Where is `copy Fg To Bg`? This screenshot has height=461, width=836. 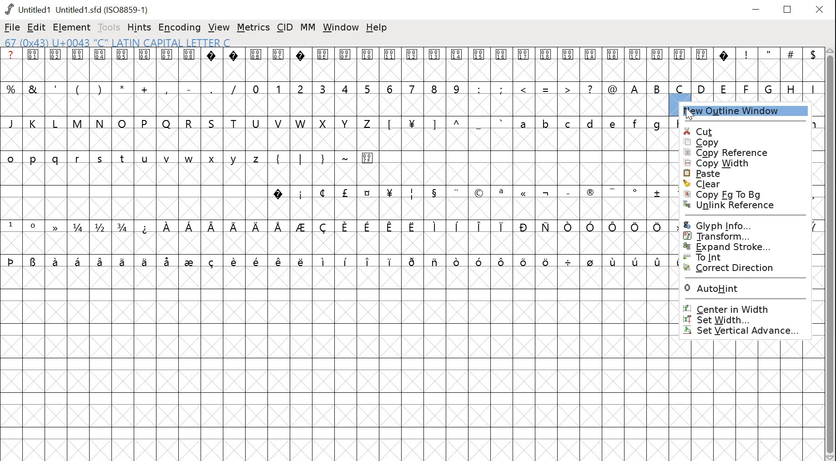 copy Fg To Bg is located at coordinates (733, 194).